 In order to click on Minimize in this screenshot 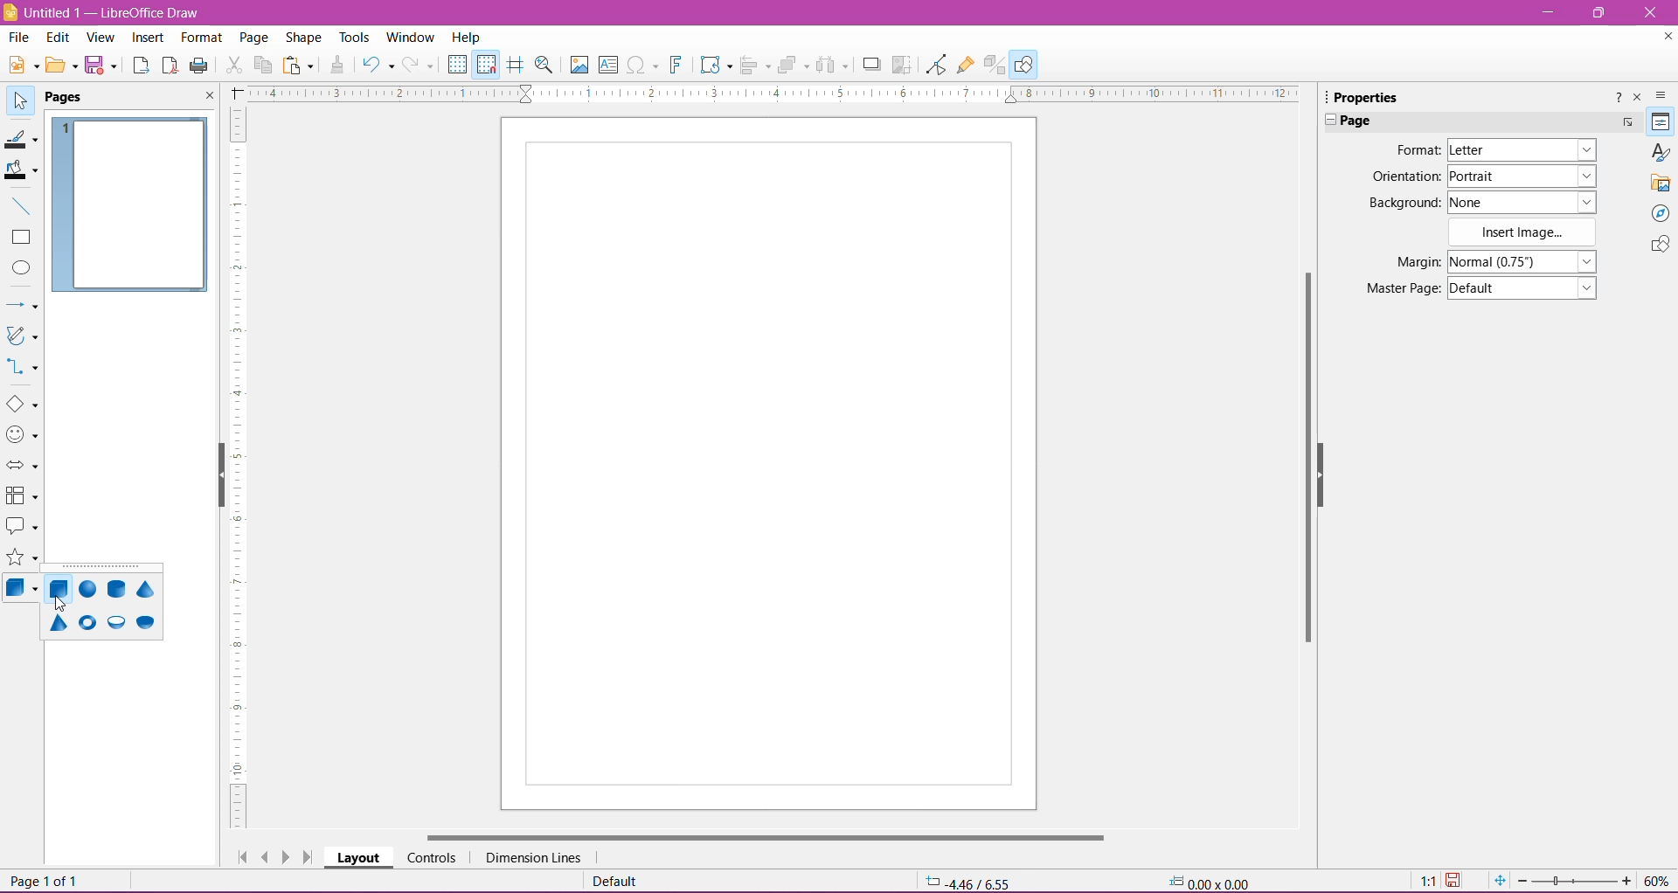, I will do `click(1546, 10)`.